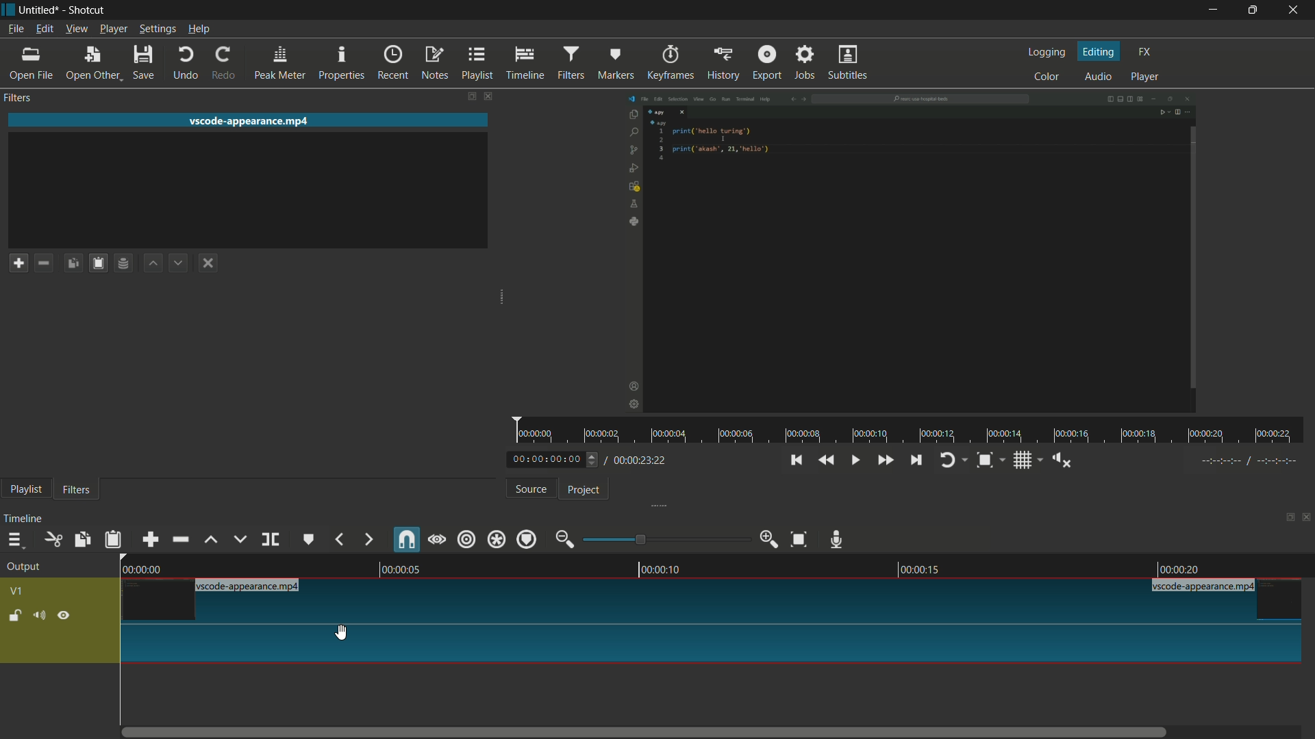  I want to click on app icon, so click(8, 9).